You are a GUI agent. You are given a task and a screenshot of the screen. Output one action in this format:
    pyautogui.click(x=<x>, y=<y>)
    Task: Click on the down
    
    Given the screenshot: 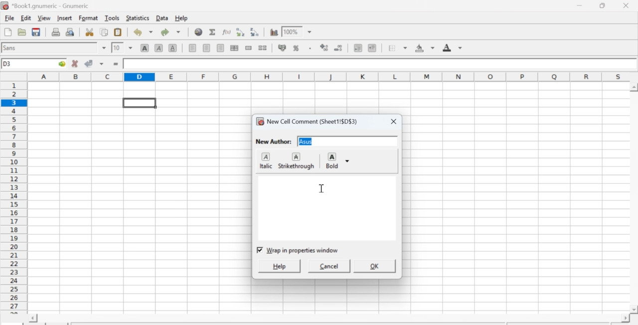 What is the action you would take?
    pyautogui.click(x=103, y=48)
    